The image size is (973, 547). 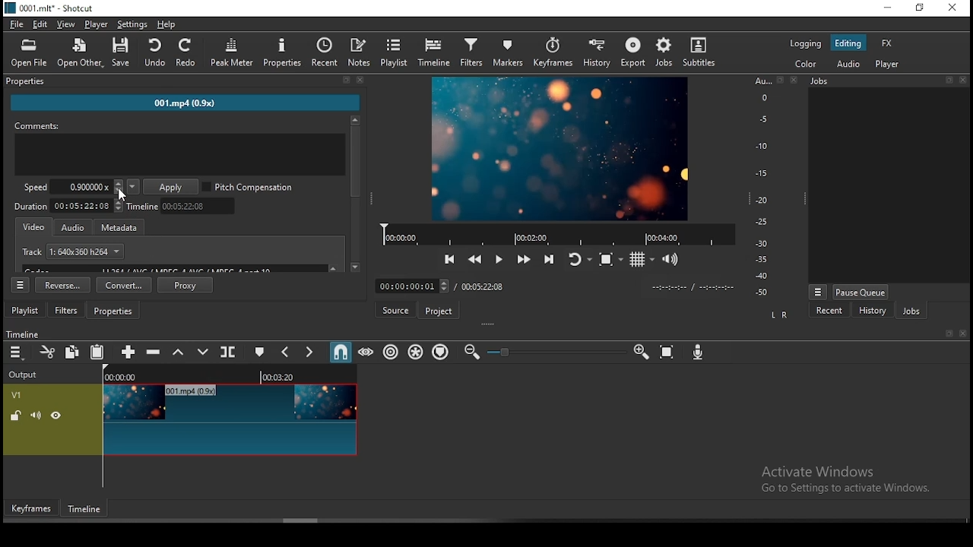 I want to click on output, so click(x=29, y=375).